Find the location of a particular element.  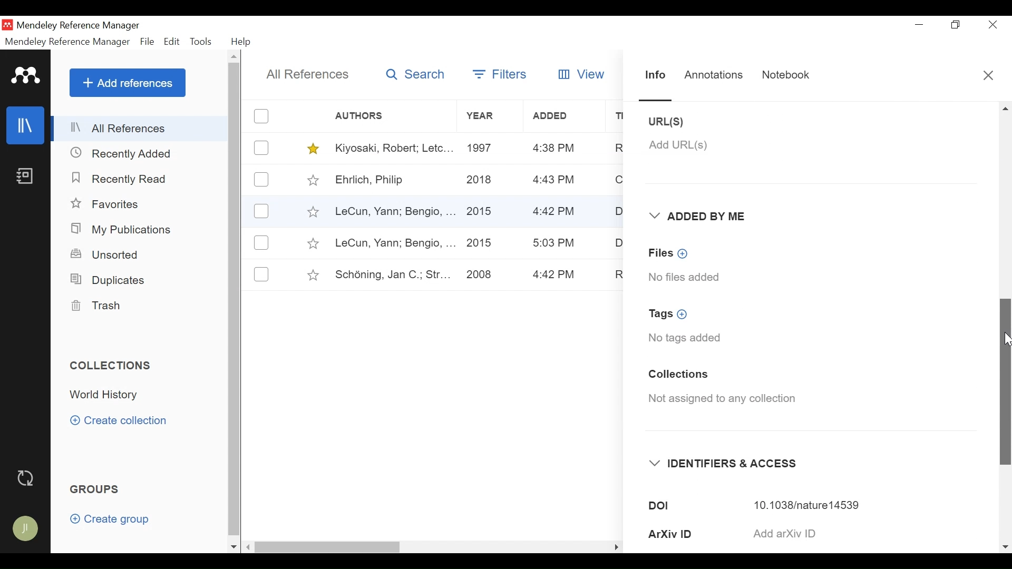

Sync is located at coordinates (28, 479).